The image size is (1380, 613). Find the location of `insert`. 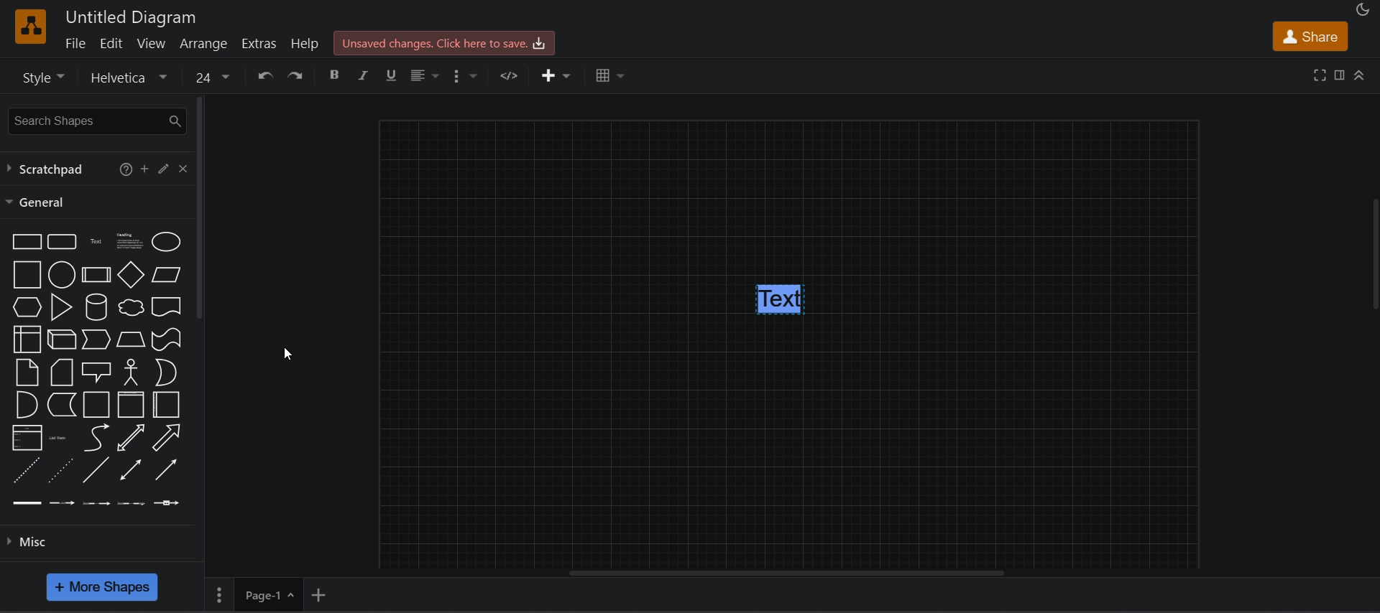

insert is located at coordinates (556, 75).